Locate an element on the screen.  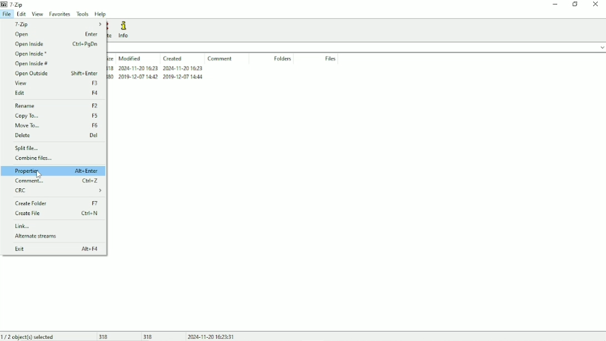
Properties is located at coordinates (54, 171).